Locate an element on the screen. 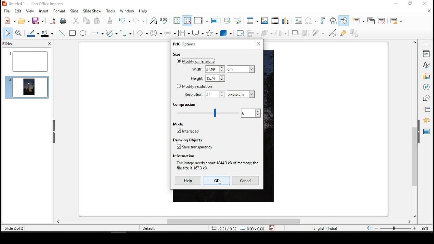 The image size is (434, 244). ellipse is located at coordinates (83, 33).